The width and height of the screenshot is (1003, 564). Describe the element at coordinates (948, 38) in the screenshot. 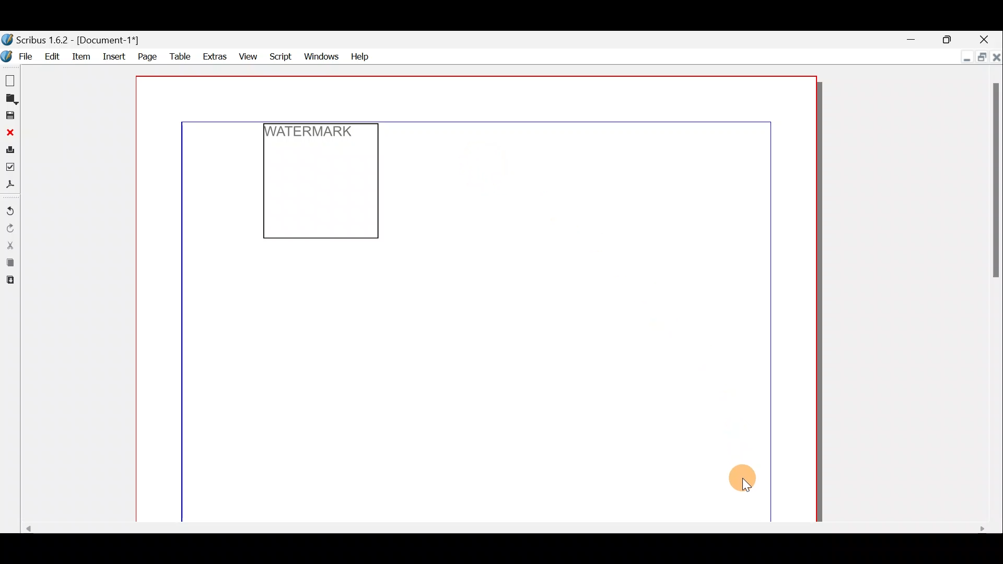

I see `Maximise` at that location.